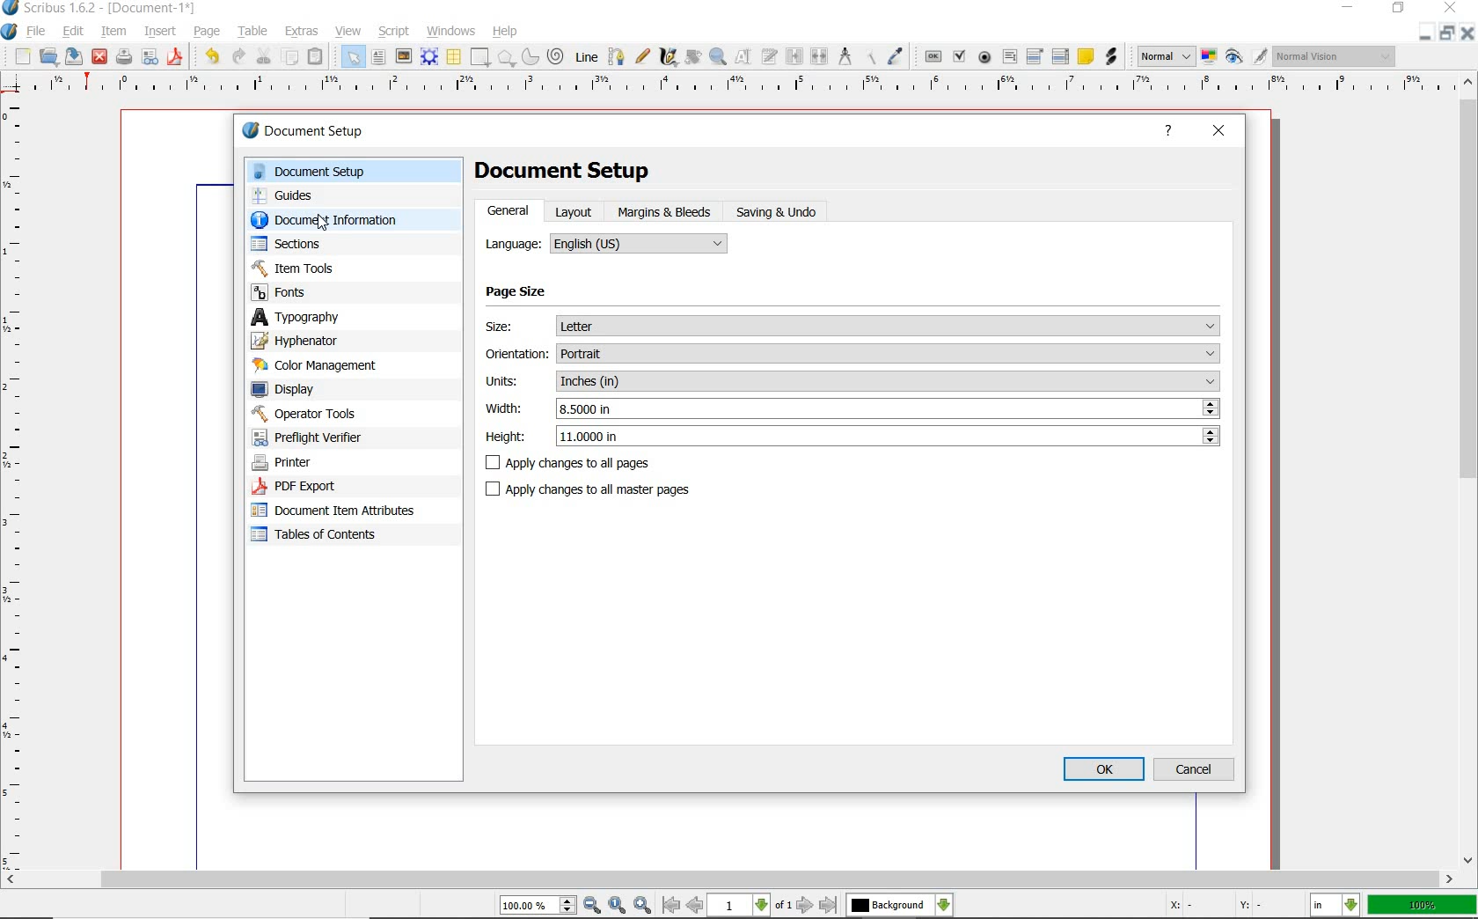 This screenshot has height=919, width=1478. What do you see at coordinates (868, 57) in the screenshot?
I see `copy item properties` at bounding box center [868, 57].